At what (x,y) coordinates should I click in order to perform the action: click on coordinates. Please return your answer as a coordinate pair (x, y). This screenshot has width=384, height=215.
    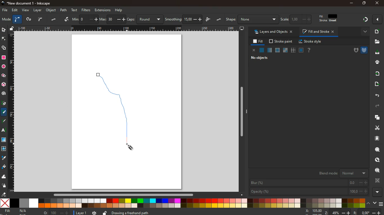
    Looking at the image, I should click on (164, 19).